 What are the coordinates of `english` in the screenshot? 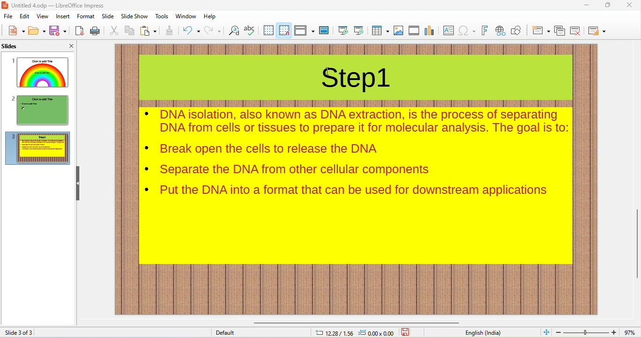 It's located at (481, 333).